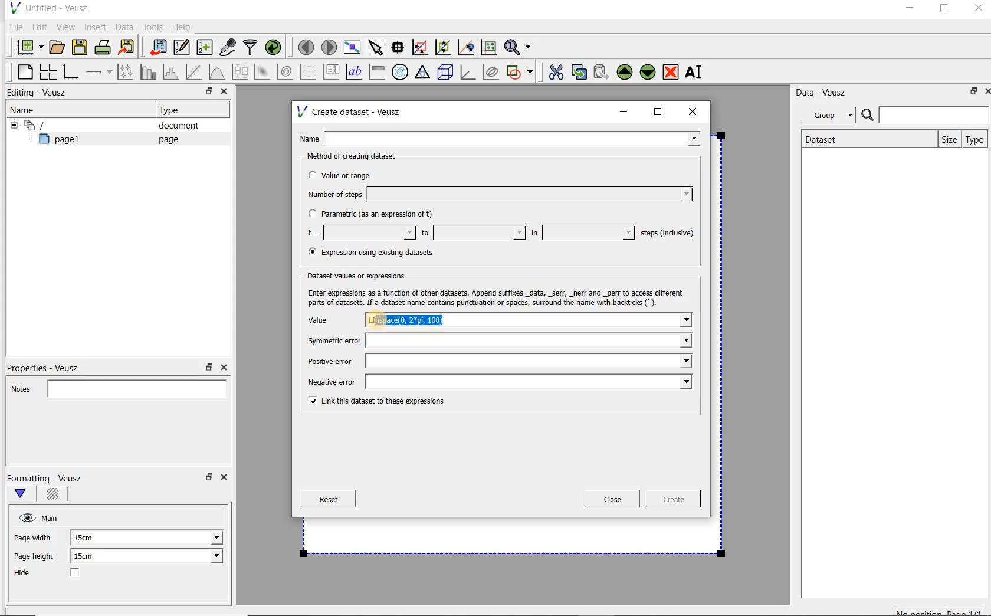  What do you see at coordinates (668, 234) in the screenshot?
I see `steps (inclusive)` at bounding box center [668, 234].